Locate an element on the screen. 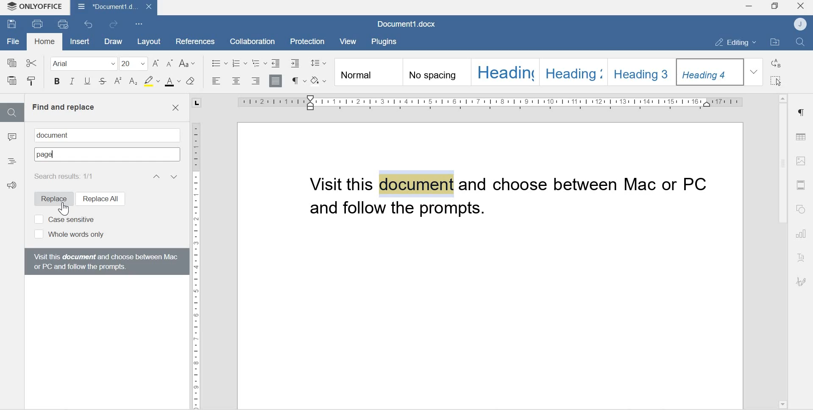 The height and width of the screenshot is (410, 813). Font is located at coordinates (81, 63).